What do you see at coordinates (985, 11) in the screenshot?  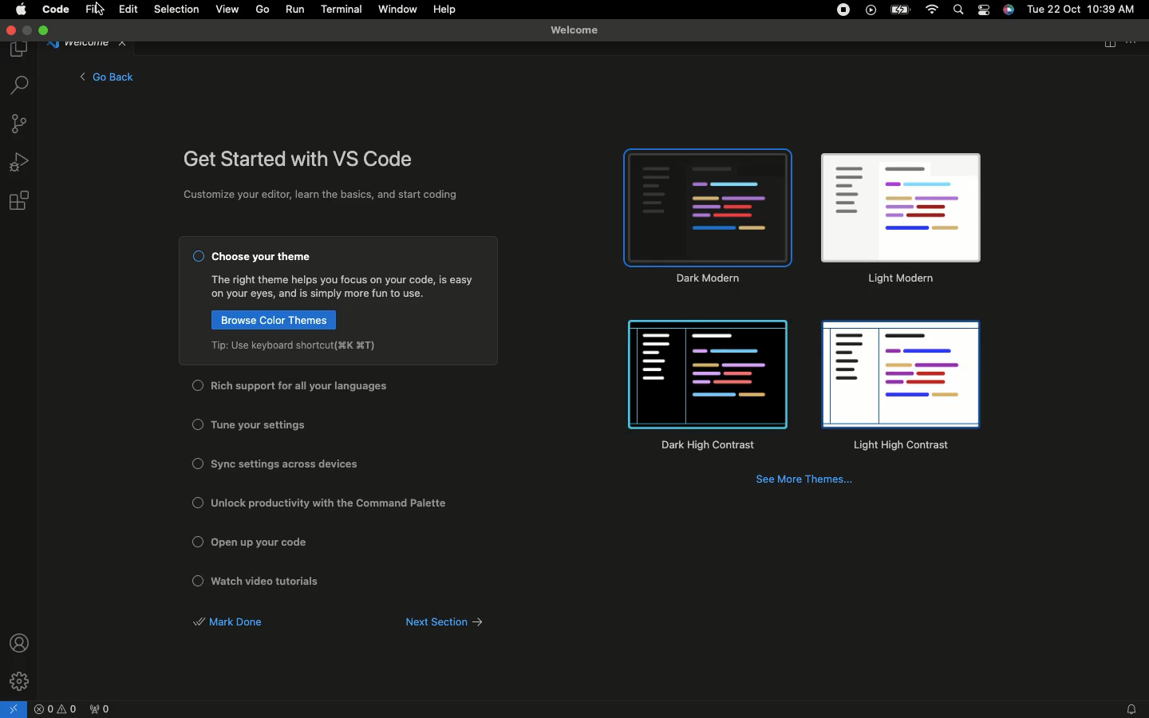 I see `Options` at bounding box center [985, 11].